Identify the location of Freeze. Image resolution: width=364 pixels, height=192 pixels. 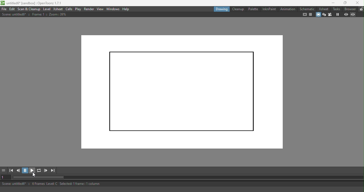
(338, 14).